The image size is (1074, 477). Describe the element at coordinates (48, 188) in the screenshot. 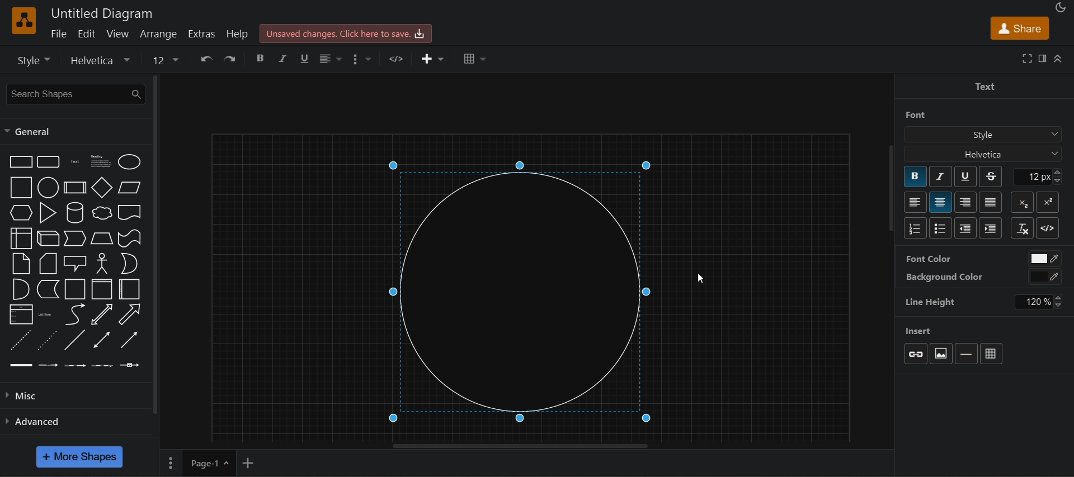

I see `circle` at that location.